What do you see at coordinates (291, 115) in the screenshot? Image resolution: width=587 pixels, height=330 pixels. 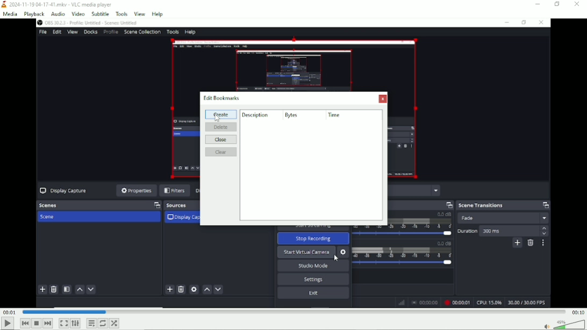 I see `Bytes` at bounding box center [291, 115].